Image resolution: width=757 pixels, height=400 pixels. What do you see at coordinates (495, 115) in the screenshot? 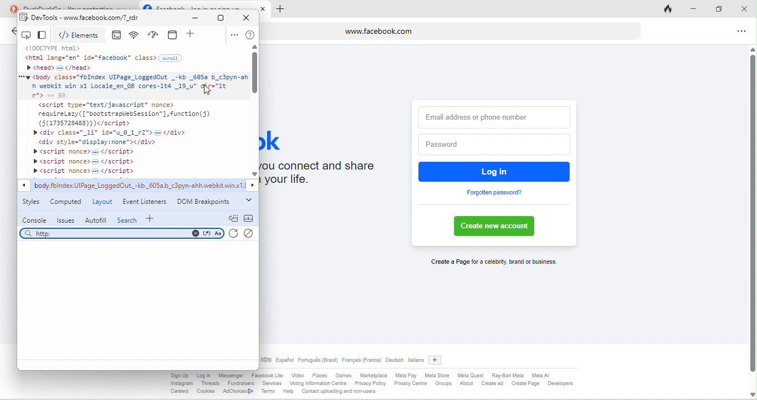
I see `email address` at bounding box center [495, 115].